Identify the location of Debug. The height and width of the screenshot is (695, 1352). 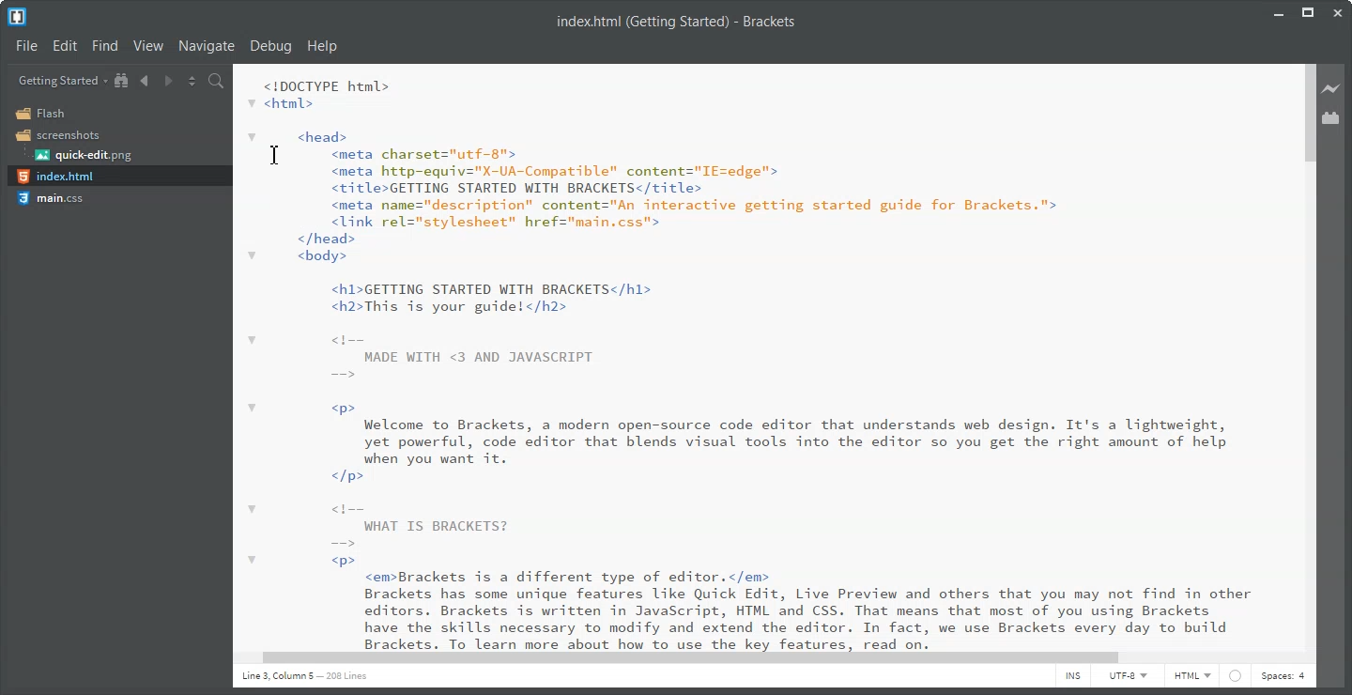
(270, 47).